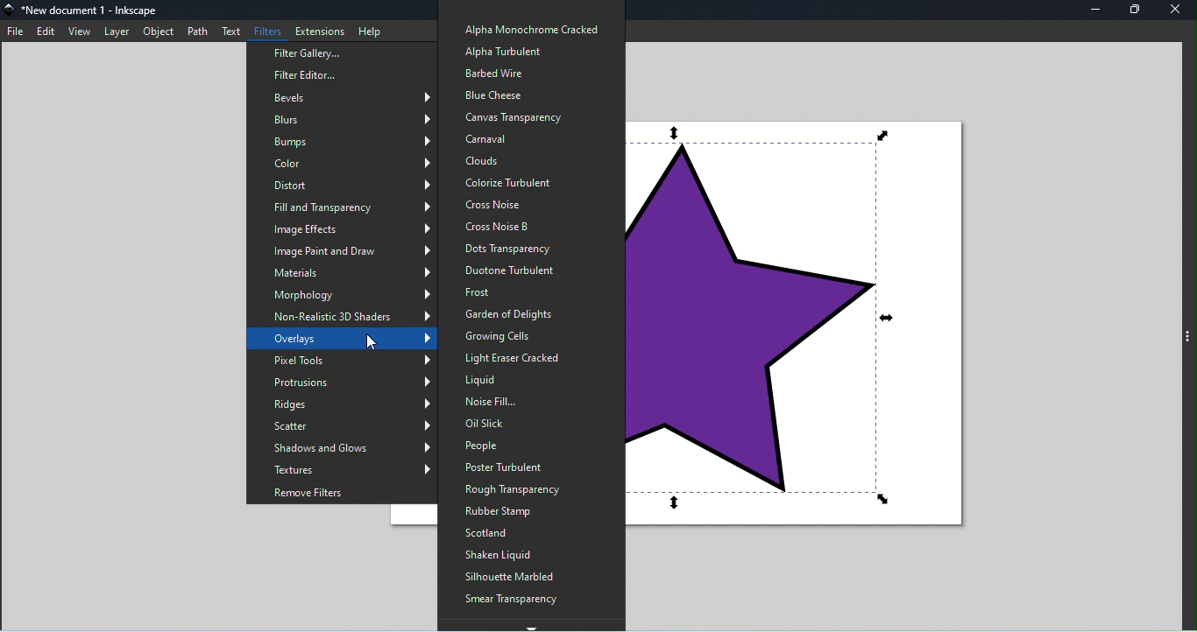 Image resolution: width=1197 pixels, height=632 pixels. What do you see at coordinates (347, 339) in the screenshot?
I see `Overlays` at bounding box center [347, 339].